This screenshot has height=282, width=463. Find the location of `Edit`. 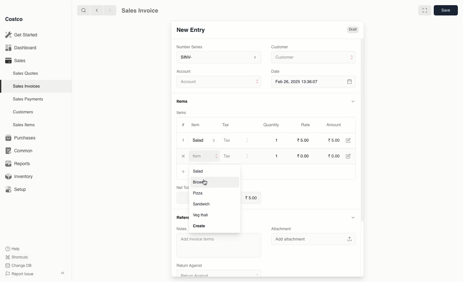

Edit is located at coordinates (349, 156).